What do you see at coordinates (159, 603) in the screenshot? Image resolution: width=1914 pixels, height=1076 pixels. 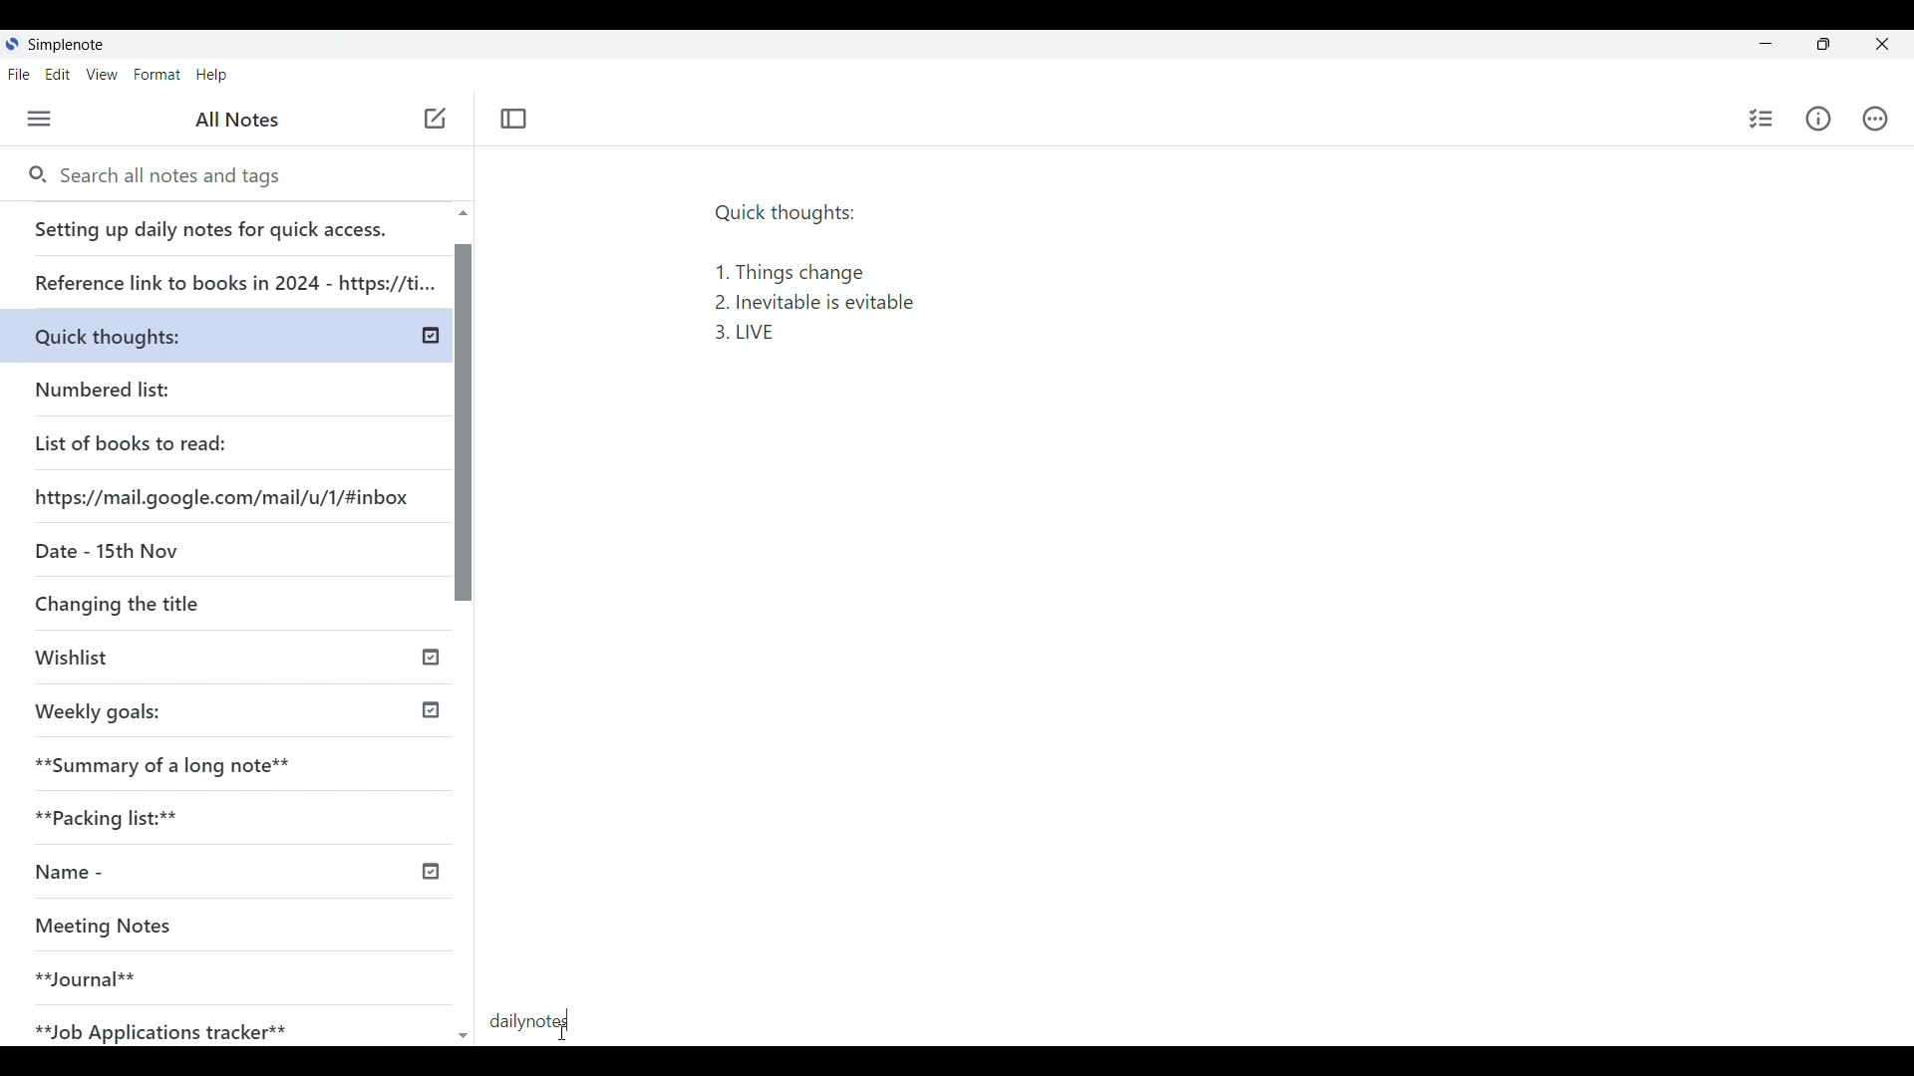 I see `Changing the title` at bounding box center [159, 603].